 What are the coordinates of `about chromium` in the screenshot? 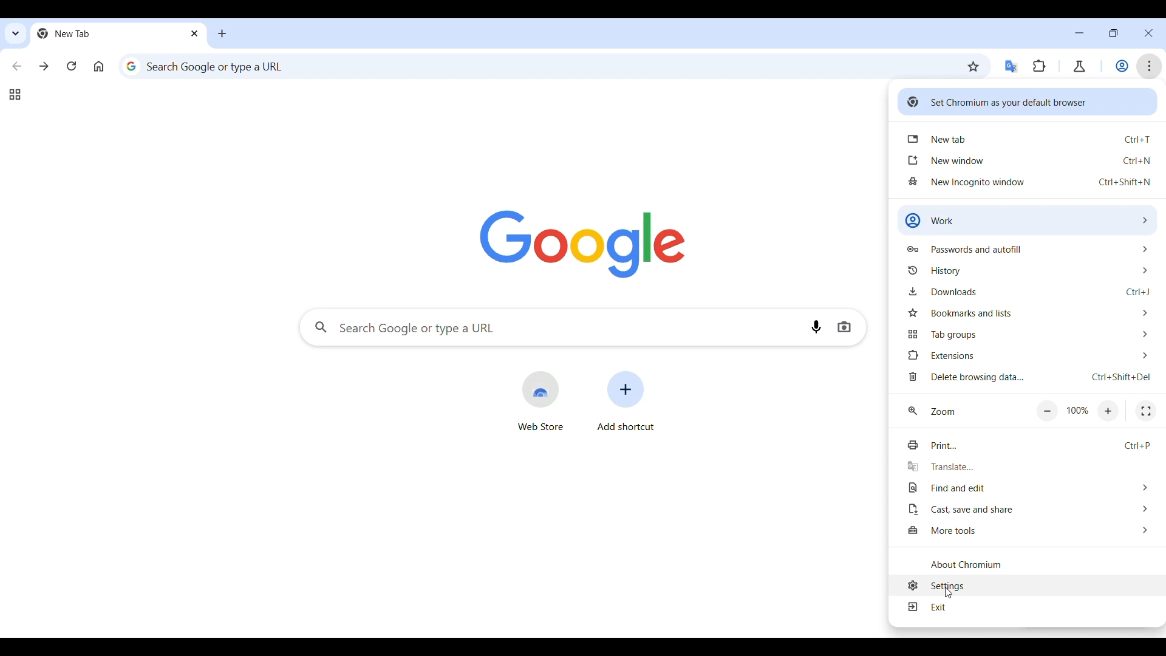 It's located at (1029, 564).